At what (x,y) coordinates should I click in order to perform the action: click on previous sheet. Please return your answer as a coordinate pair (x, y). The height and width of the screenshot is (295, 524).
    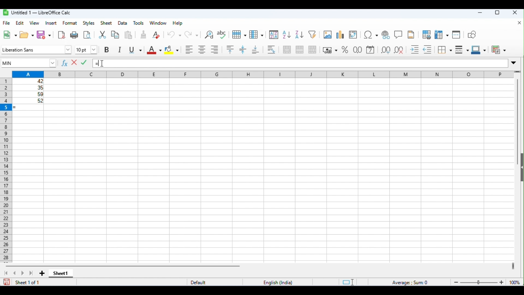
    Looking at the image, I should click on (15, 273).